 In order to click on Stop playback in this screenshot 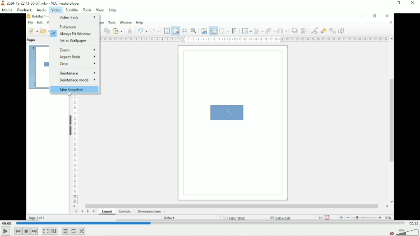, I will do `click(27, 231)`.